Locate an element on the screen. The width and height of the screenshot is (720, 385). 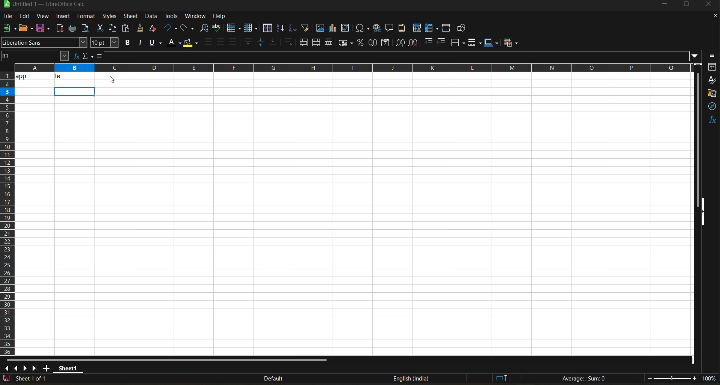
Default is located at coordinates (267, 379).